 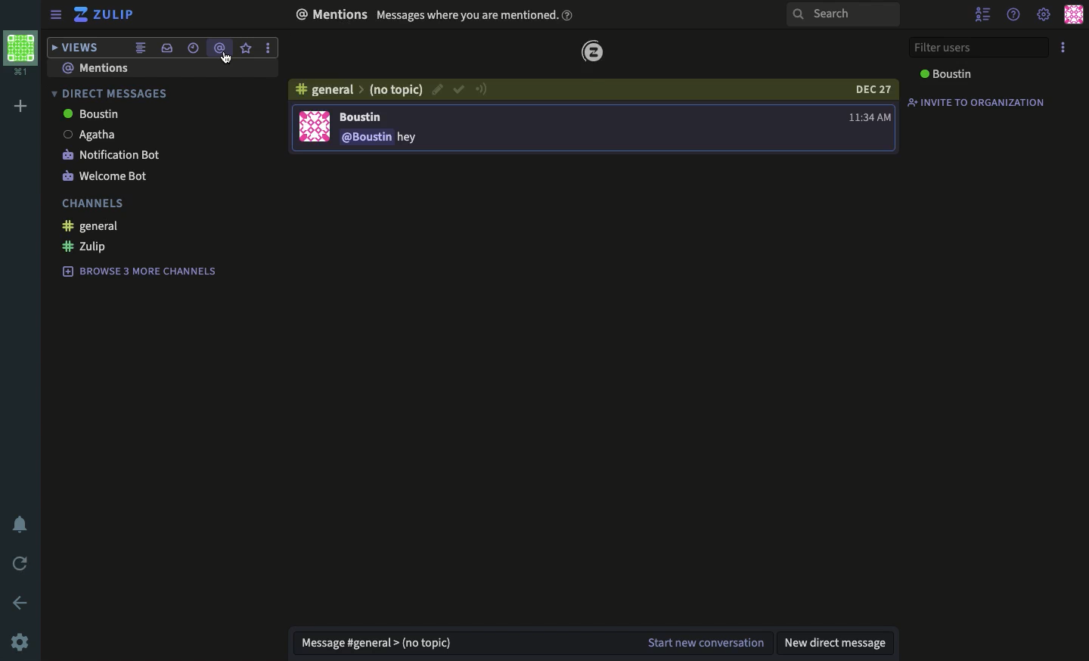 What do you see at coordinates (227, 61) in the screenshot?
I see `cursor` at bounding box center [227, 61].